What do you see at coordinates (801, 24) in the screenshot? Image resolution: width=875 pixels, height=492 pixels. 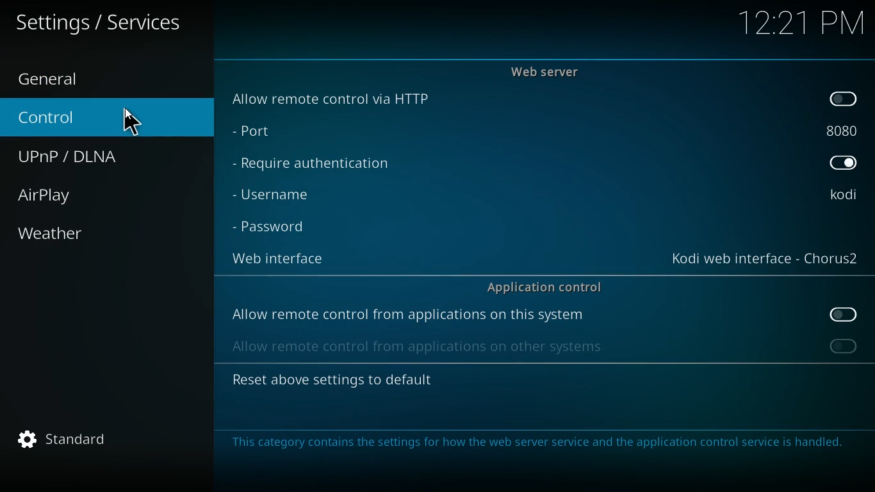 I see `time` at bounding box center [801, 24].